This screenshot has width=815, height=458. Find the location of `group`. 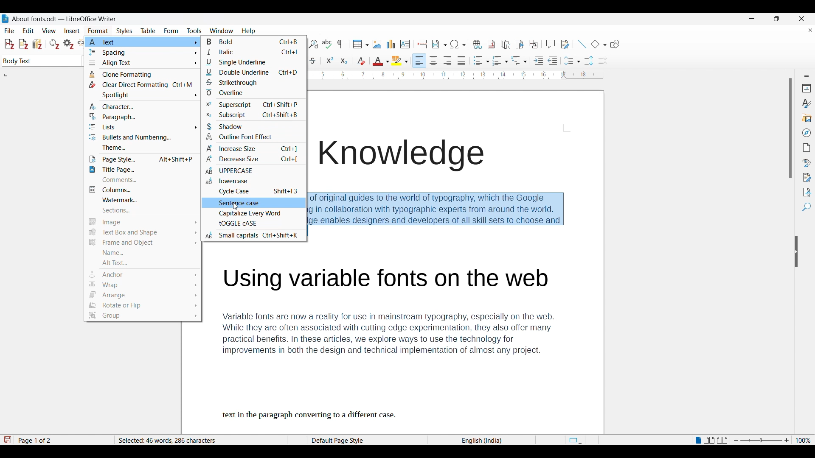

group is located at coordinates (142, 316).